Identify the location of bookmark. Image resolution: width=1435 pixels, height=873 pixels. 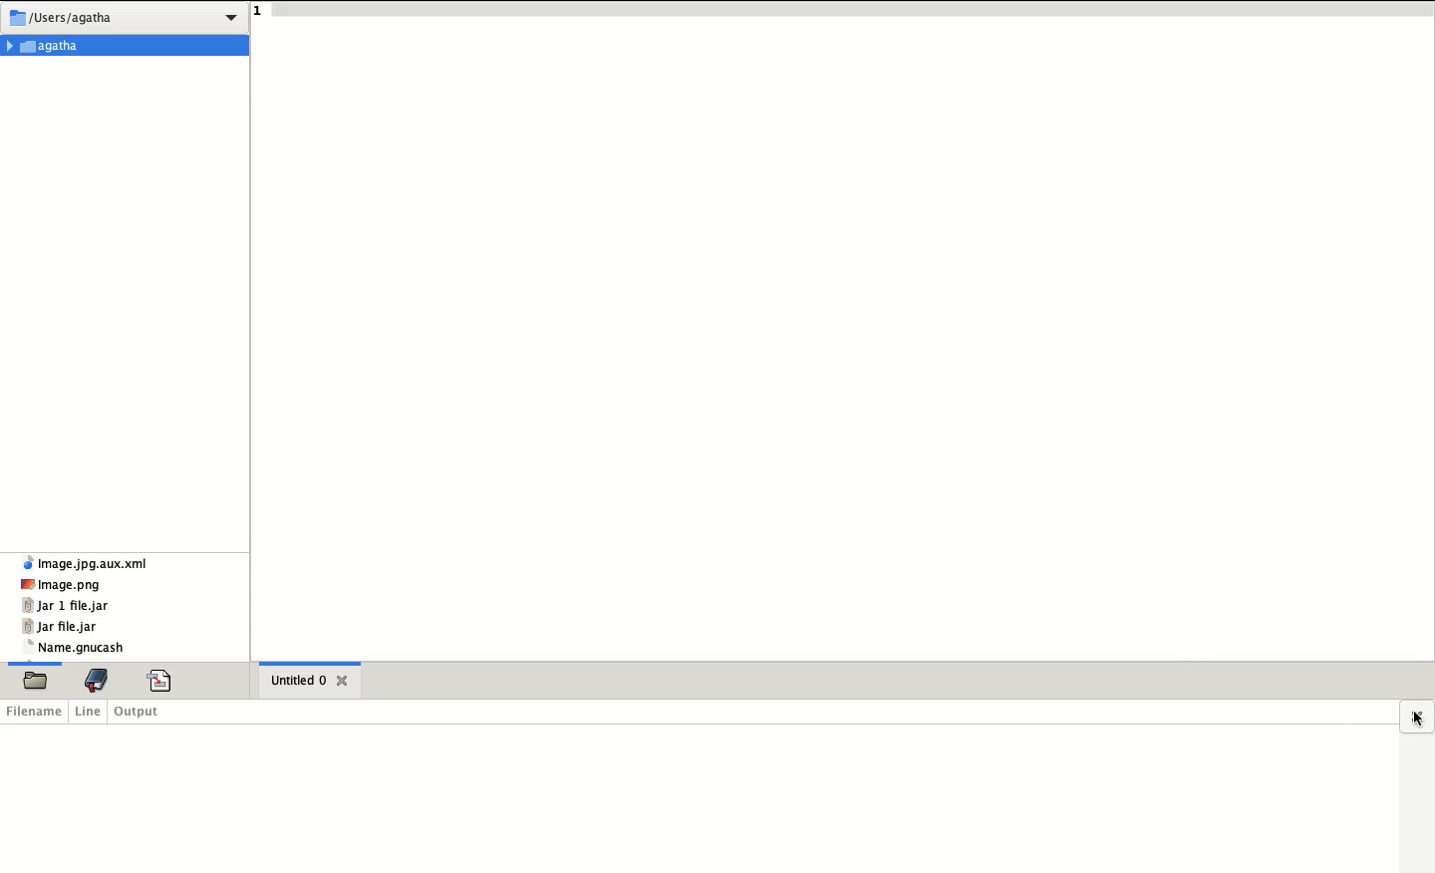
(99, 681).